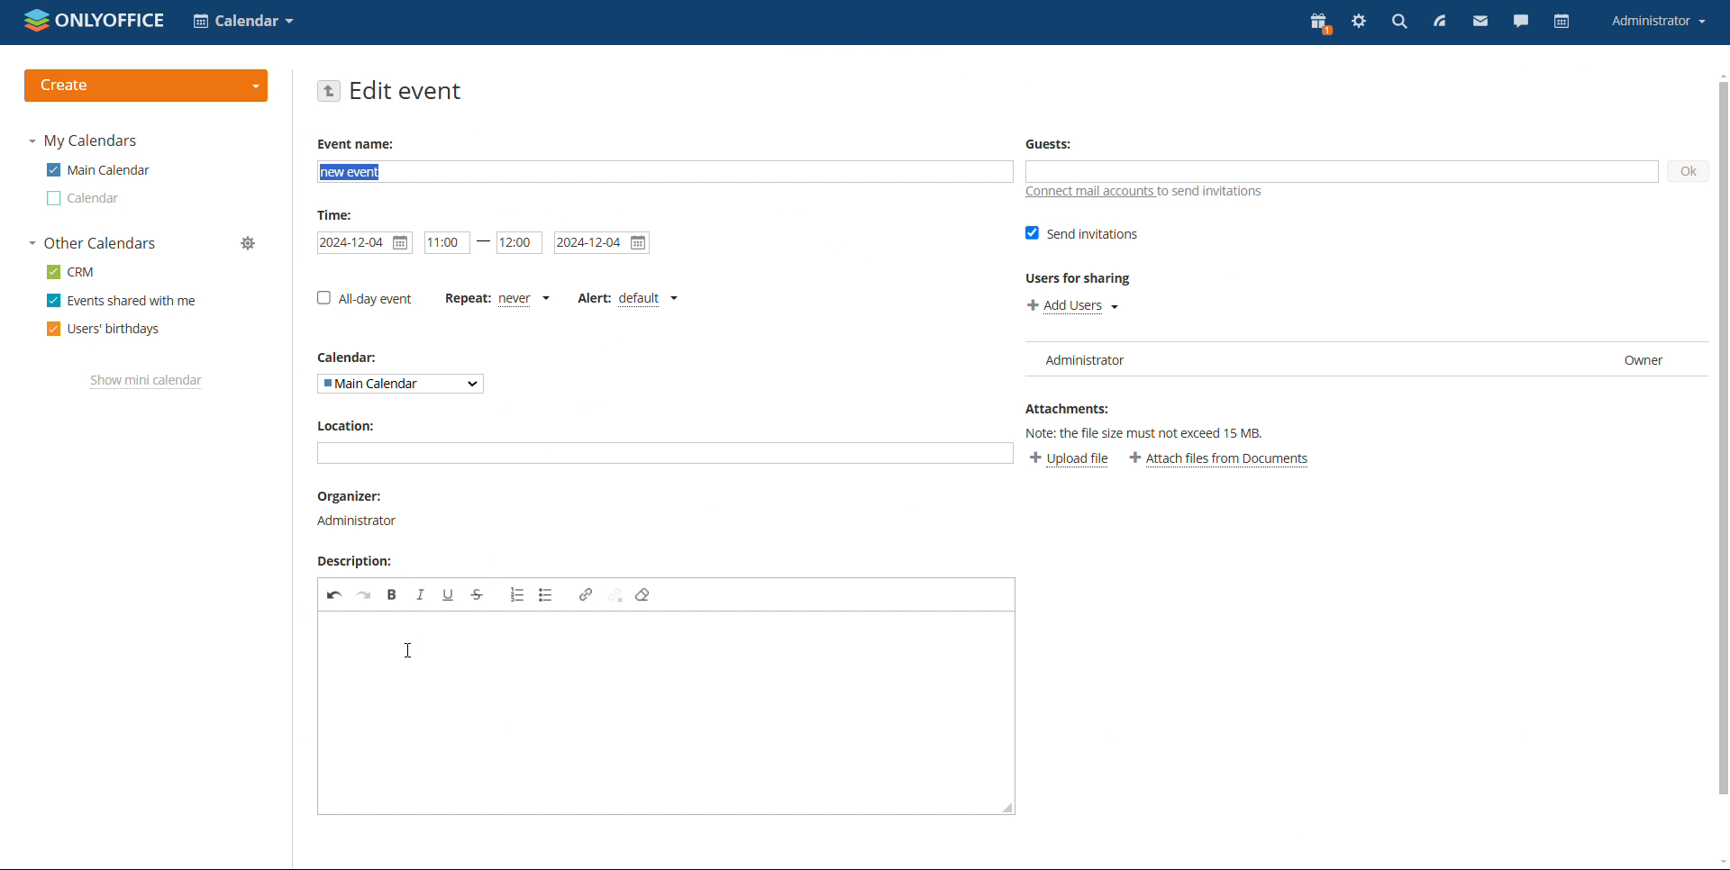 This screenshot has height=870, width=1730. I want to click on italic, so click(420, 594).